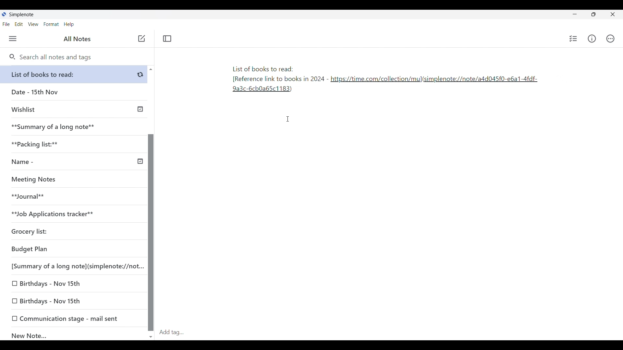 Image resolution: width=623 pixels, height=350 pixels. Describe the element at coordinates (592, 15) in the screenshot. I see `Resize` at that location.